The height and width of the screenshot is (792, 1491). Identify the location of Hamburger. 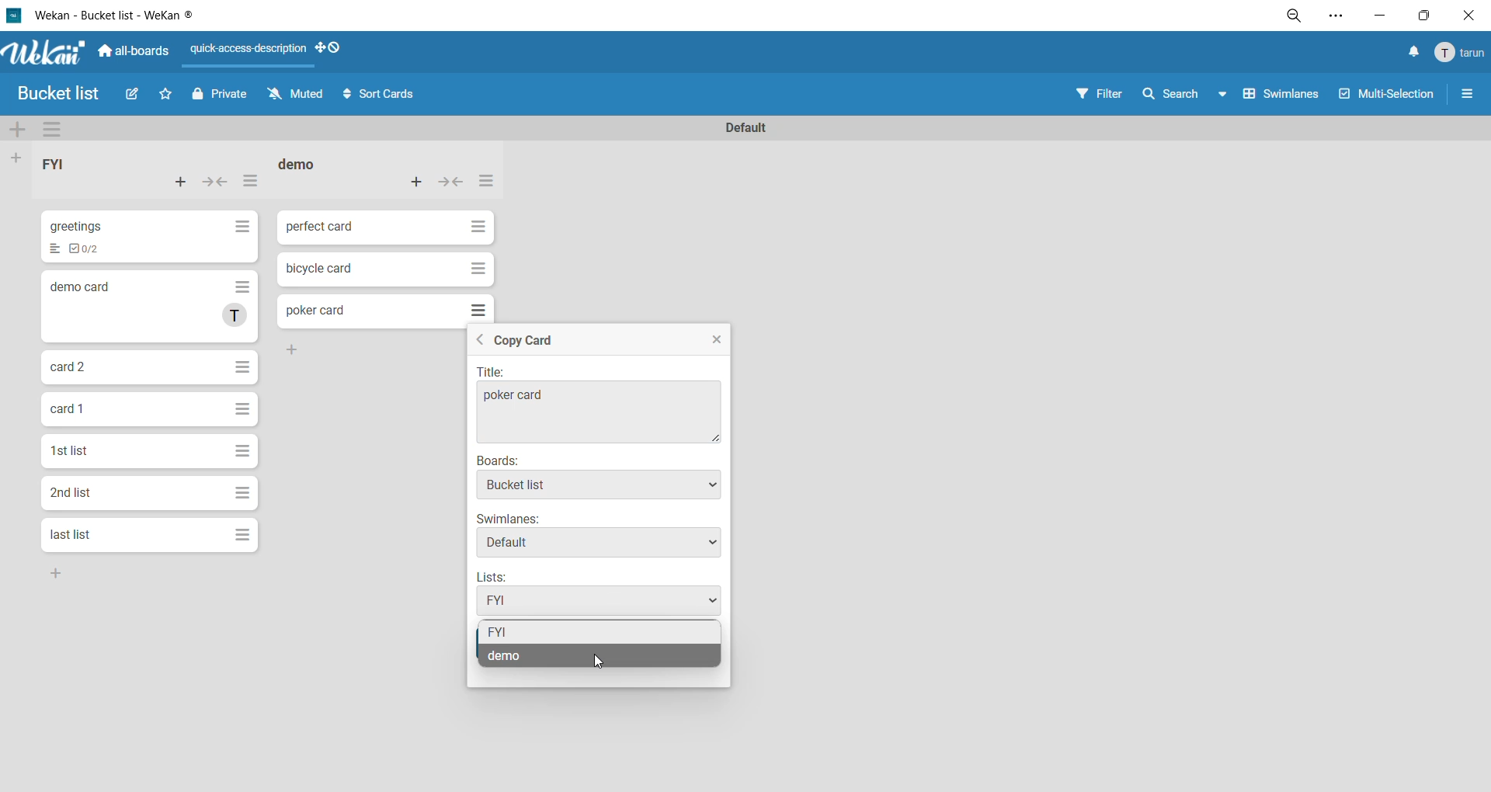
(240, 228).